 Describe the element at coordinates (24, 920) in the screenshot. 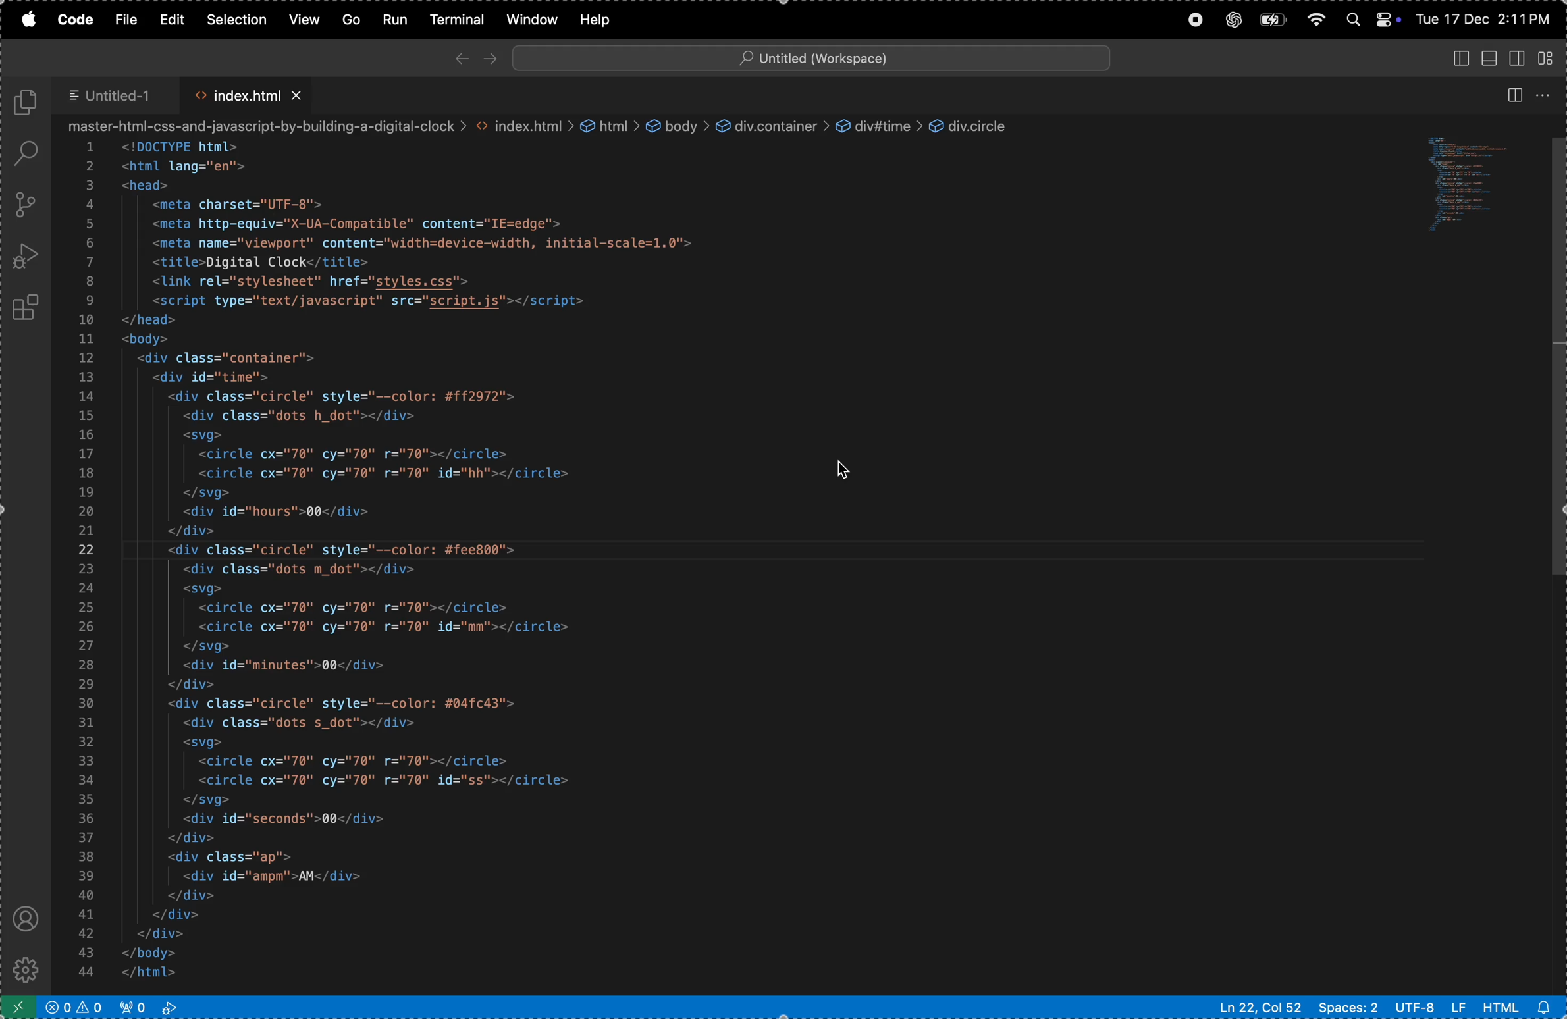

I see `profile` at that location.